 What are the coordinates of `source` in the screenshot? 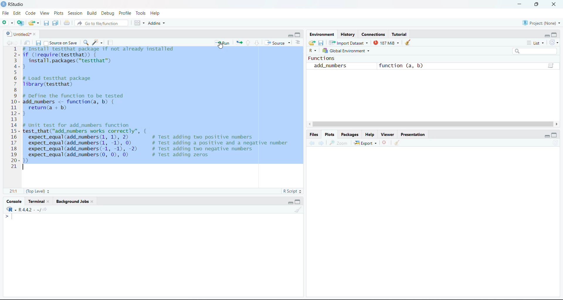 It's located at (275, 43).